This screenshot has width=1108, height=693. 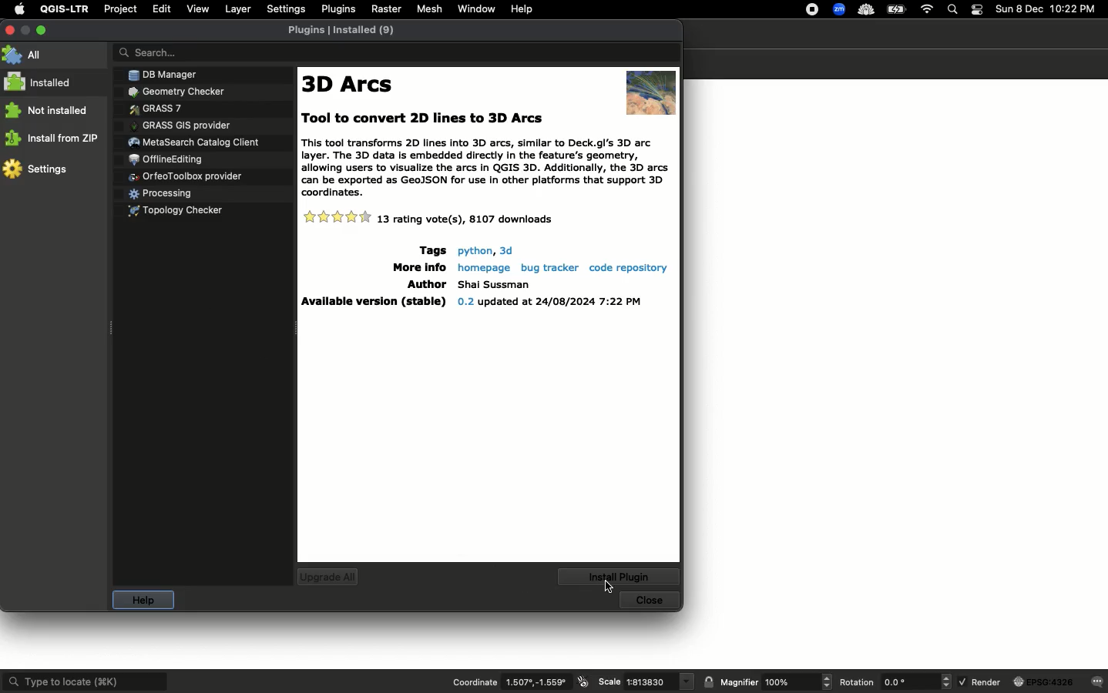 What do you see at coordinates (394, 53) in the screenshot?
I see `Search` at bounding box center [394, 53].